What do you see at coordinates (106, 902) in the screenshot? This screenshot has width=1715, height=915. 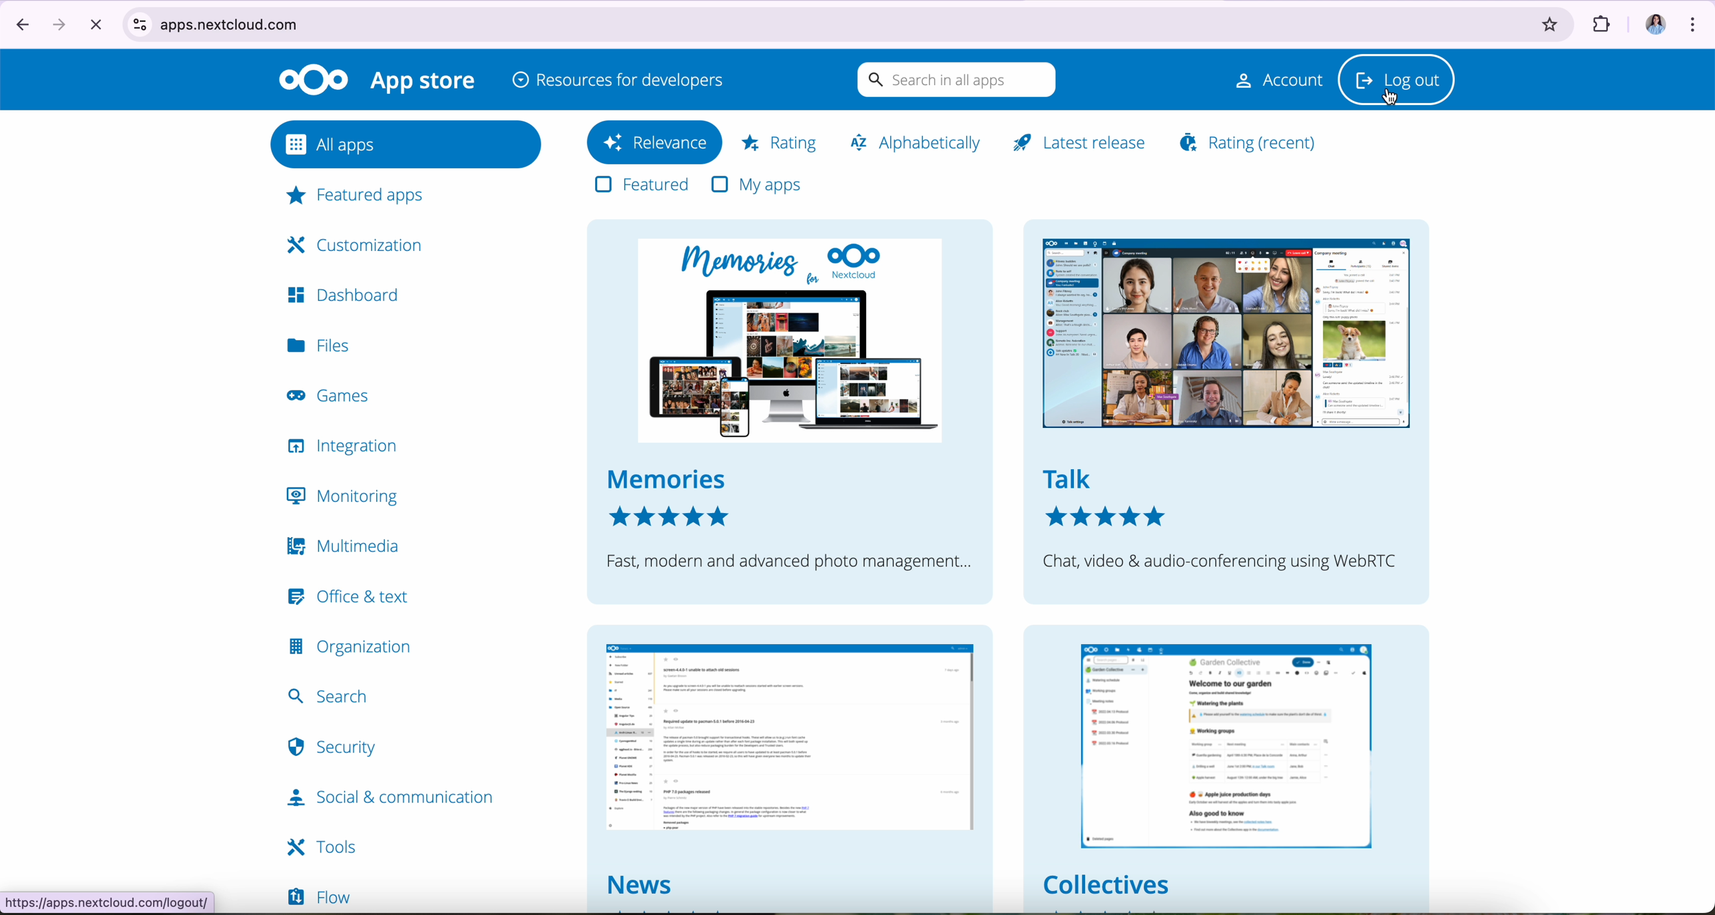 I see `https.//apps.nextcloud.com/logout.` at bounding box center [106, 902].